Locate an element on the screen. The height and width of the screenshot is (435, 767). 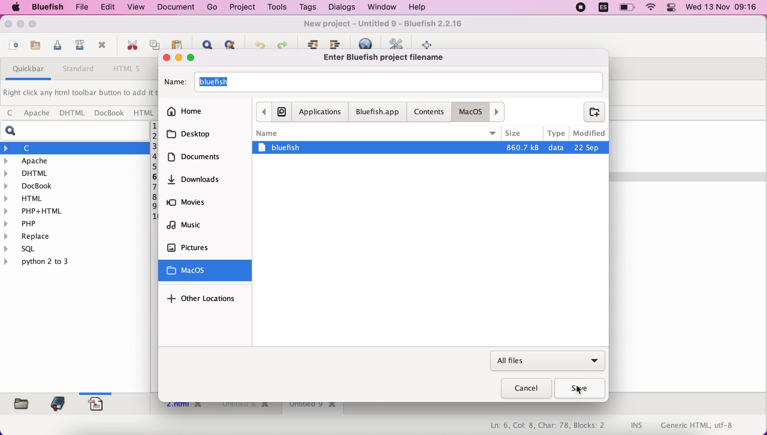
resize is located at coordinates (20, 26).